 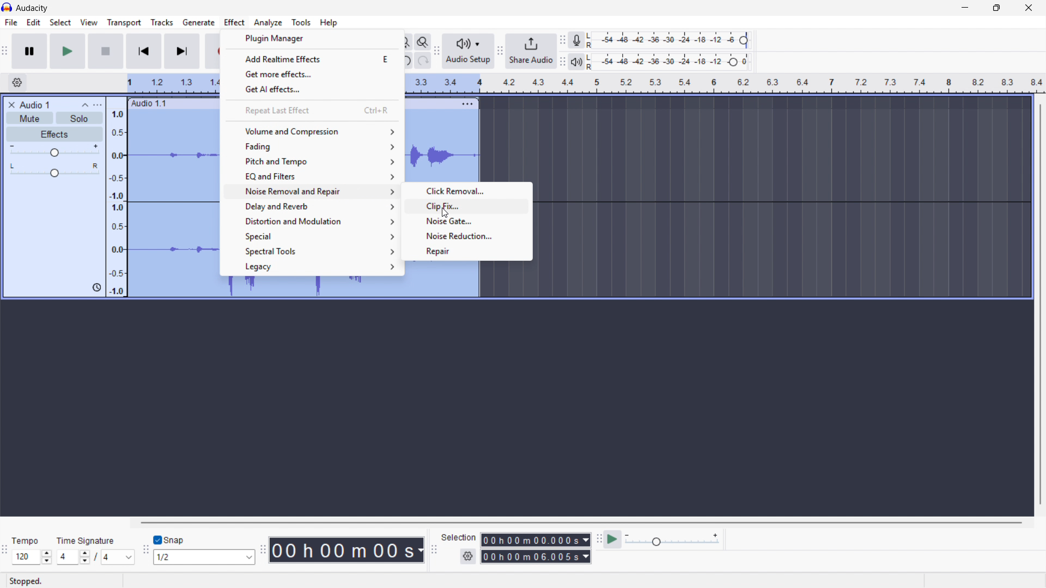 I want to click on Time signature toolbar, so click(x=5, y=552).